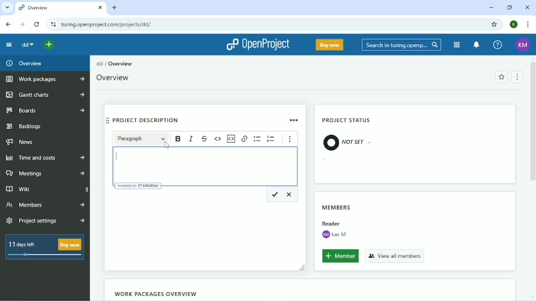  What do you see at coordinates (513, 24) in the screenshot?
I see `Account` at bounding box center [513, 24].